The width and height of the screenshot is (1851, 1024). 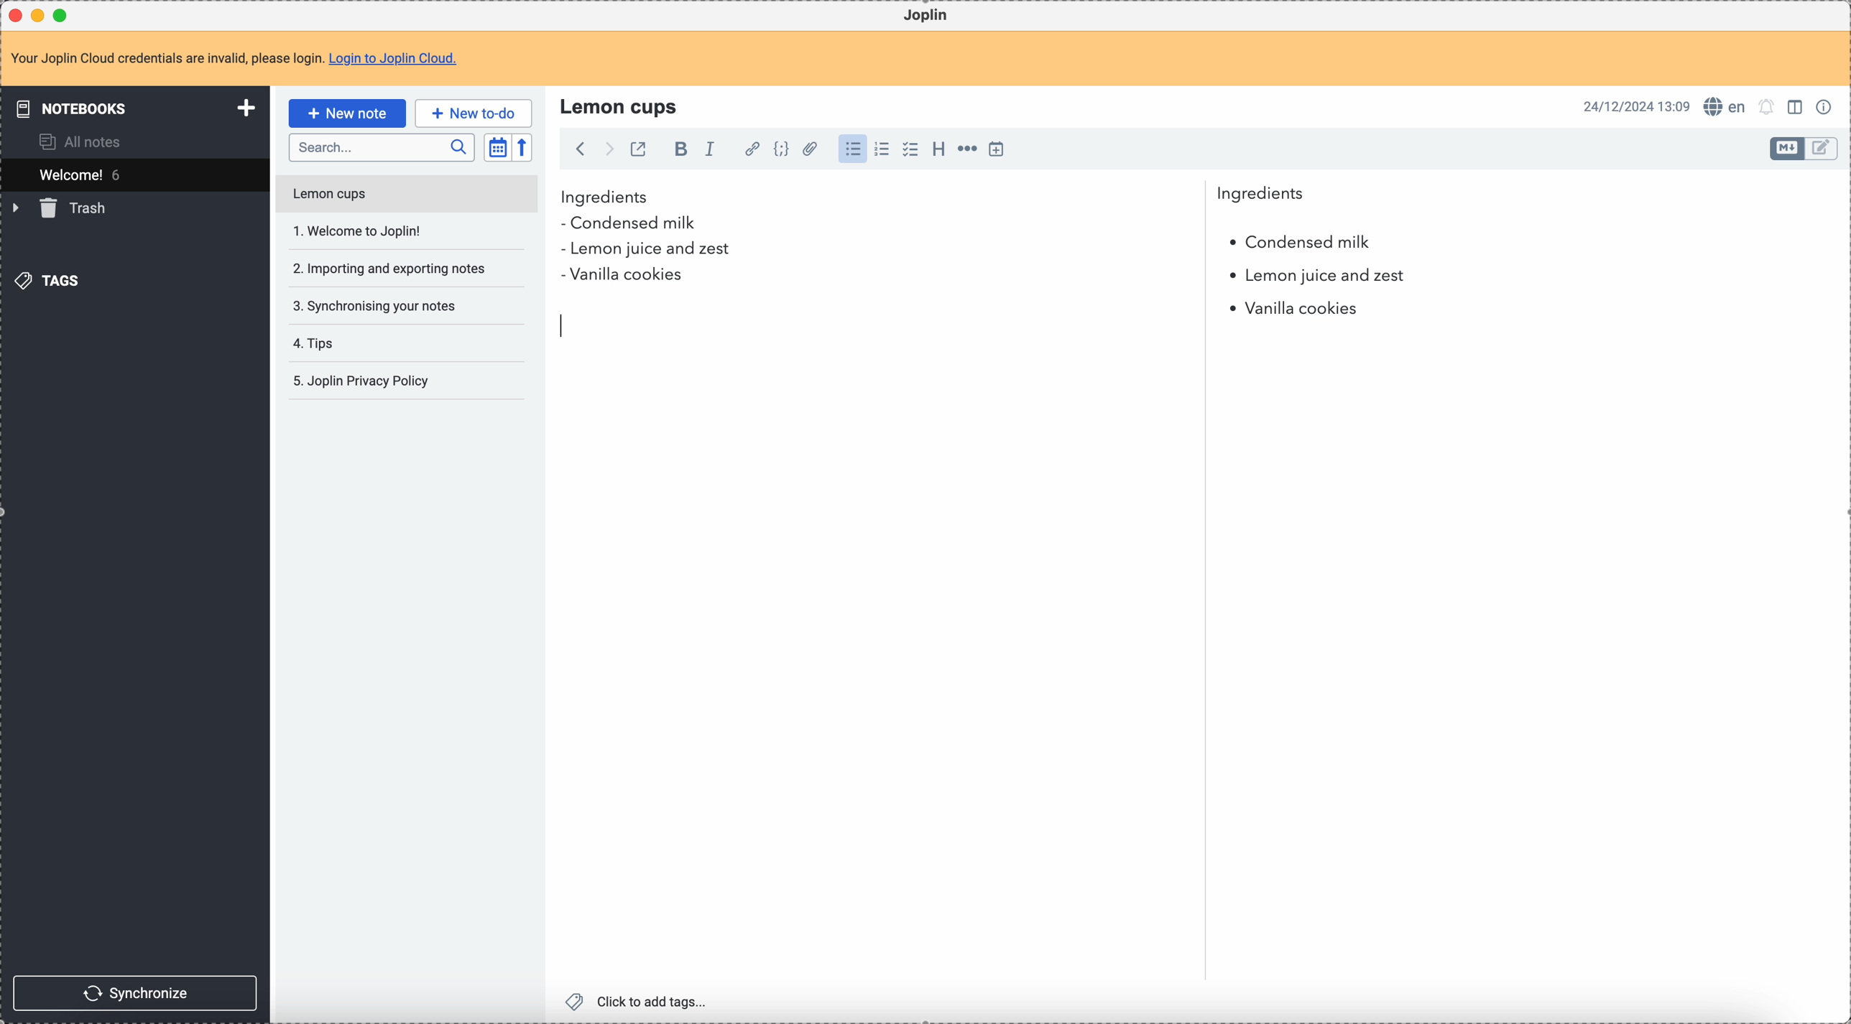 What do you see at coordinates (1298, 243) in the screenshot?
I see `condensed milk` at bounding box center [1298, 243].